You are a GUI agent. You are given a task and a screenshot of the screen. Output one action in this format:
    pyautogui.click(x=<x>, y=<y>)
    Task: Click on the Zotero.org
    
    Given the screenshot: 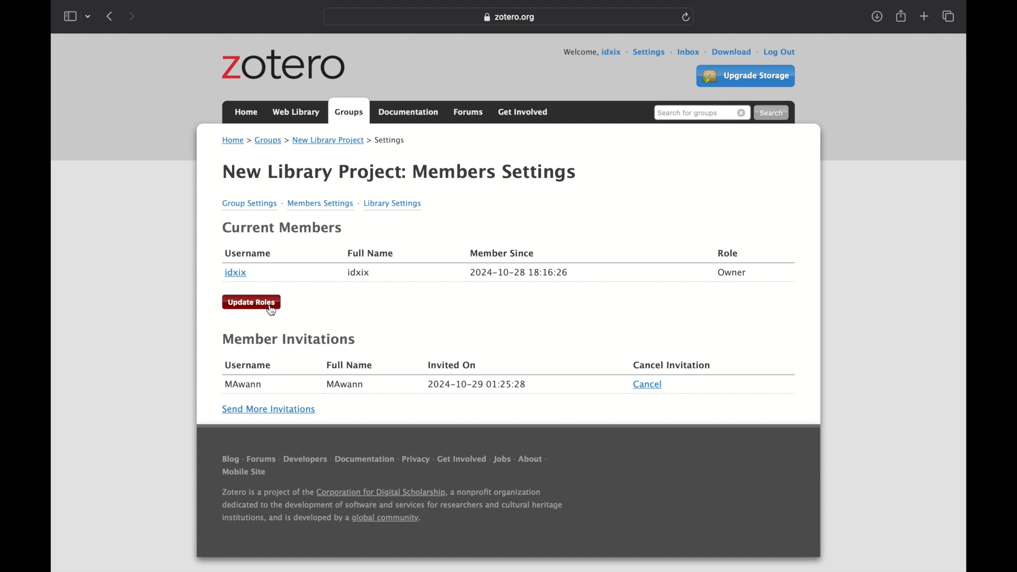 What is the action you would take?
    pyautogui.click(x=510, y=17)
    